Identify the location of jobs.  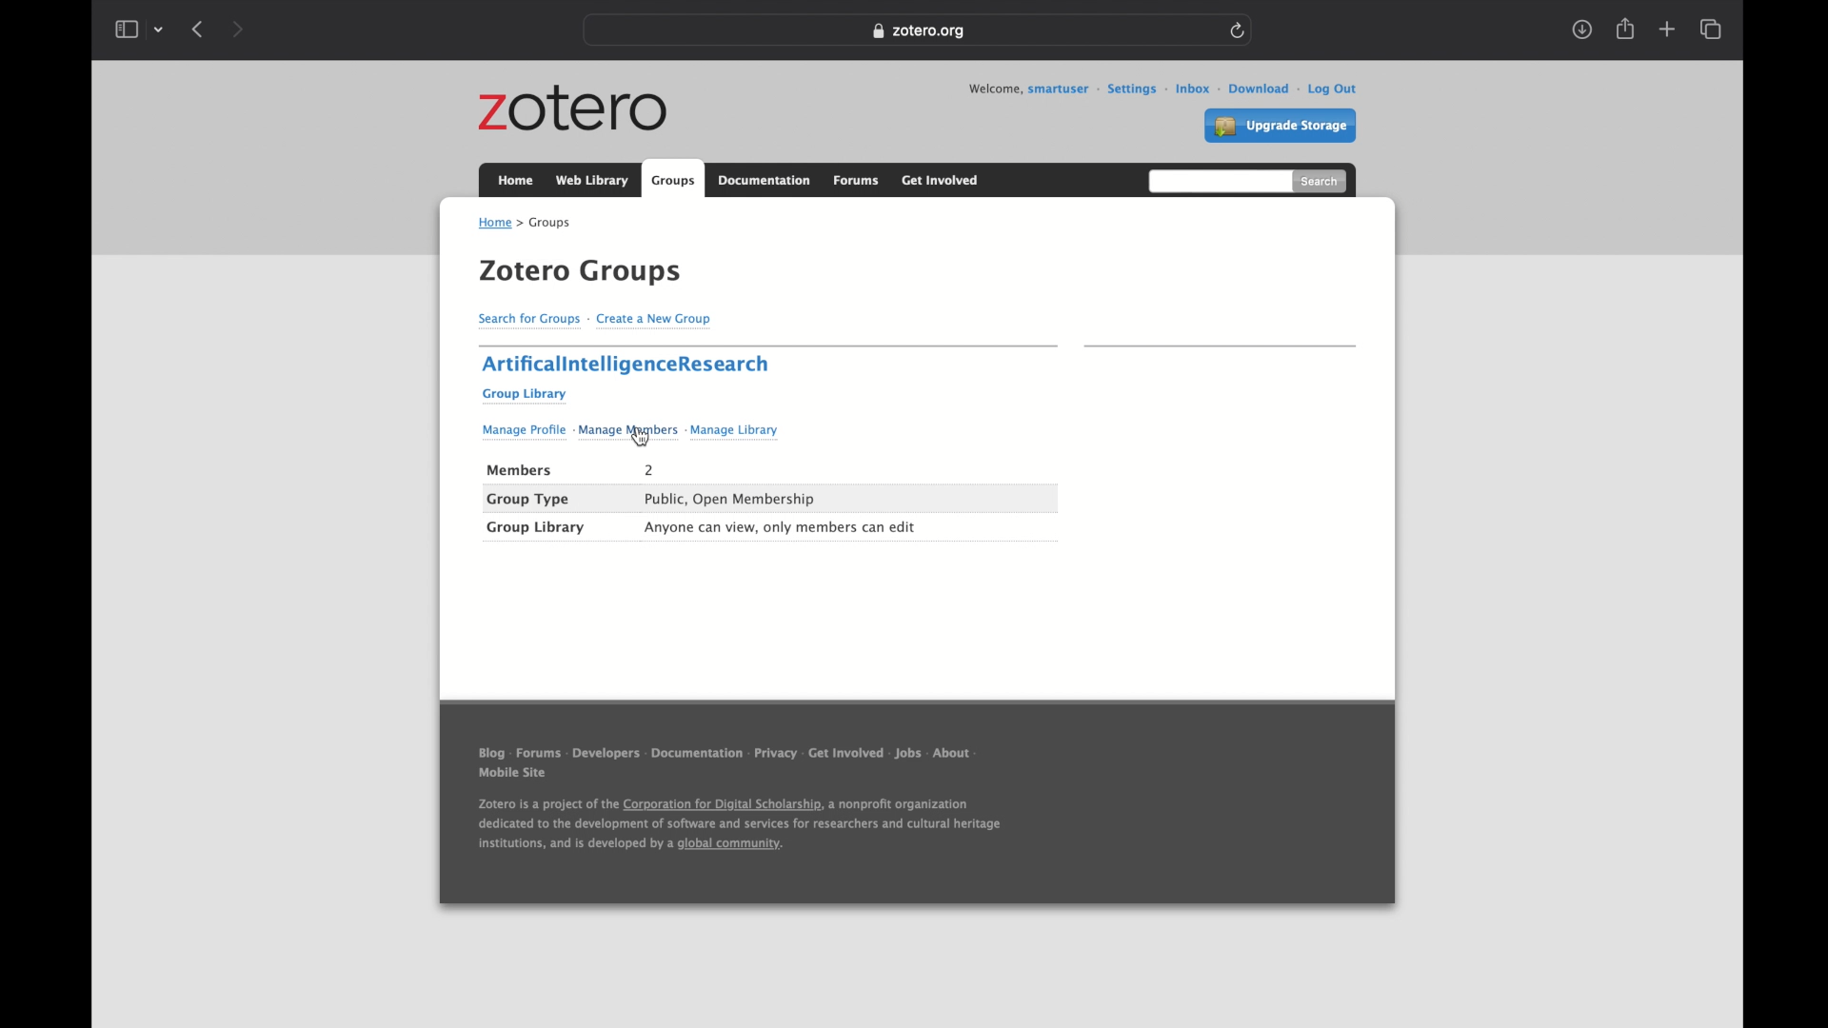
(908, 753).